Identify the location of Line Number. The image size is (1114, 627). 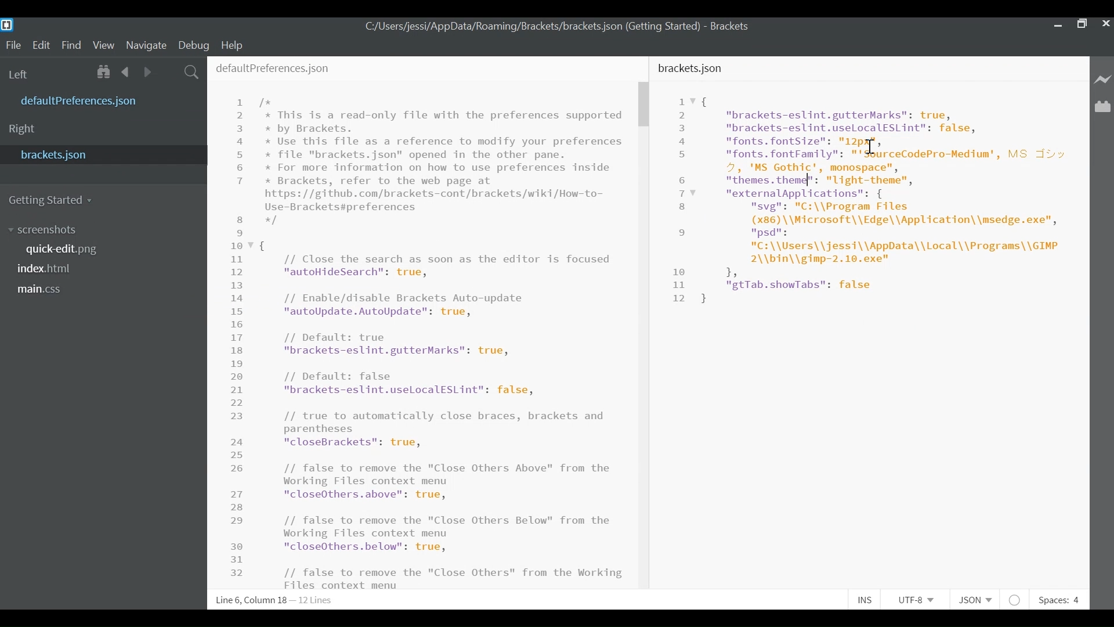
(239, 338).